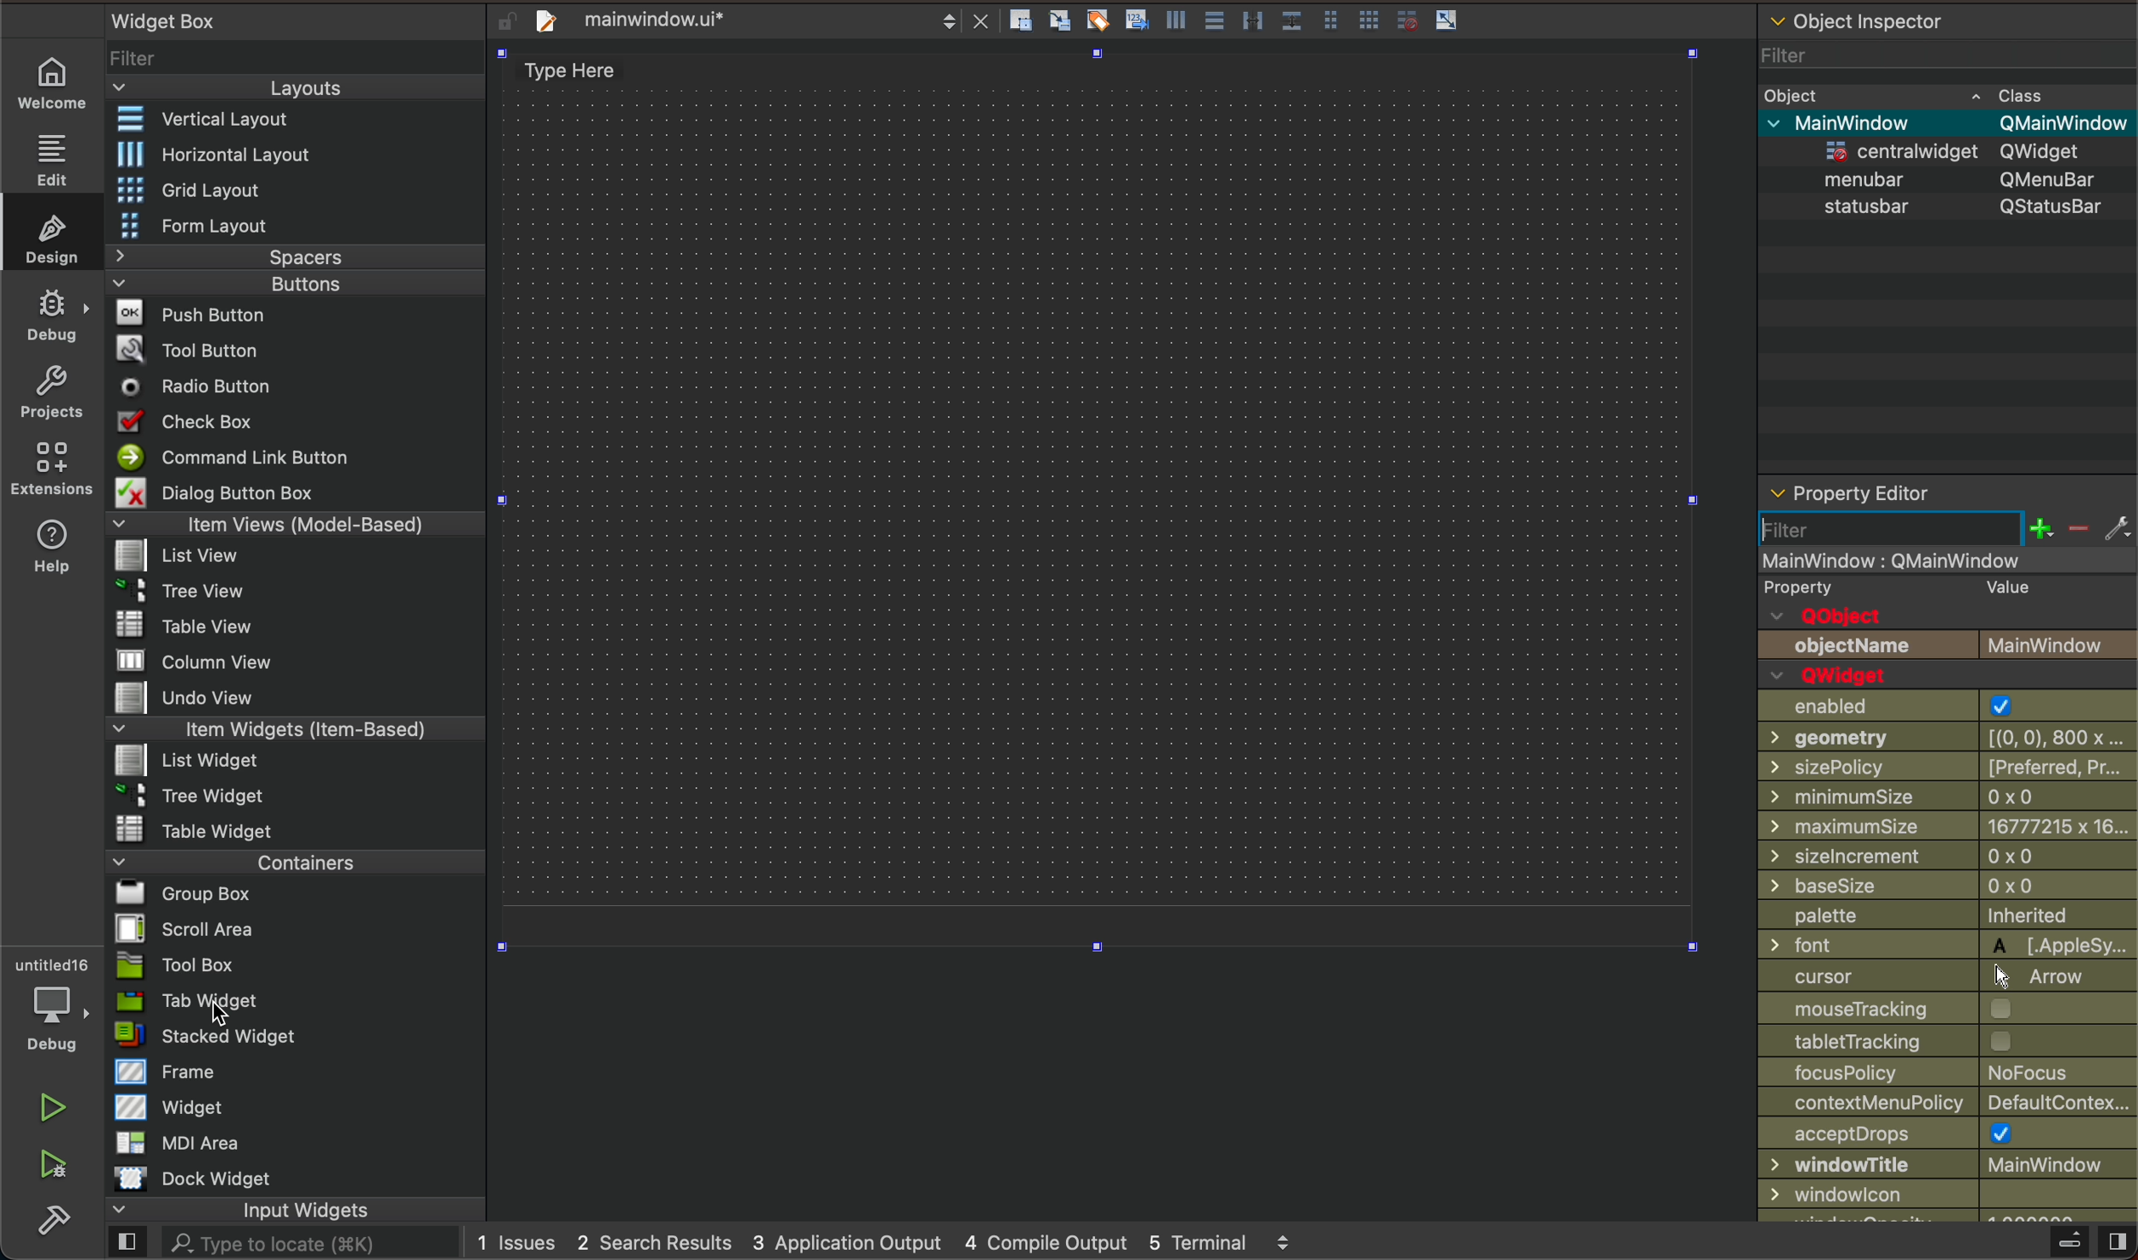 The width and height of the screenshot is (2138, 1260). I want to click on Tab Widget, so click(201, 1001).